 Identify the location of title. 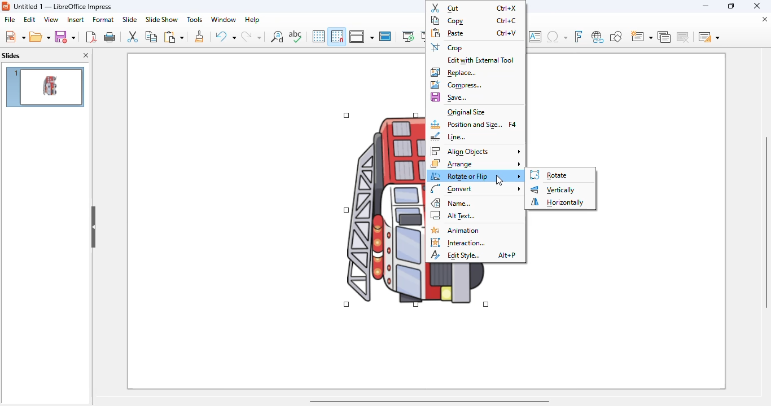
(63, 7).